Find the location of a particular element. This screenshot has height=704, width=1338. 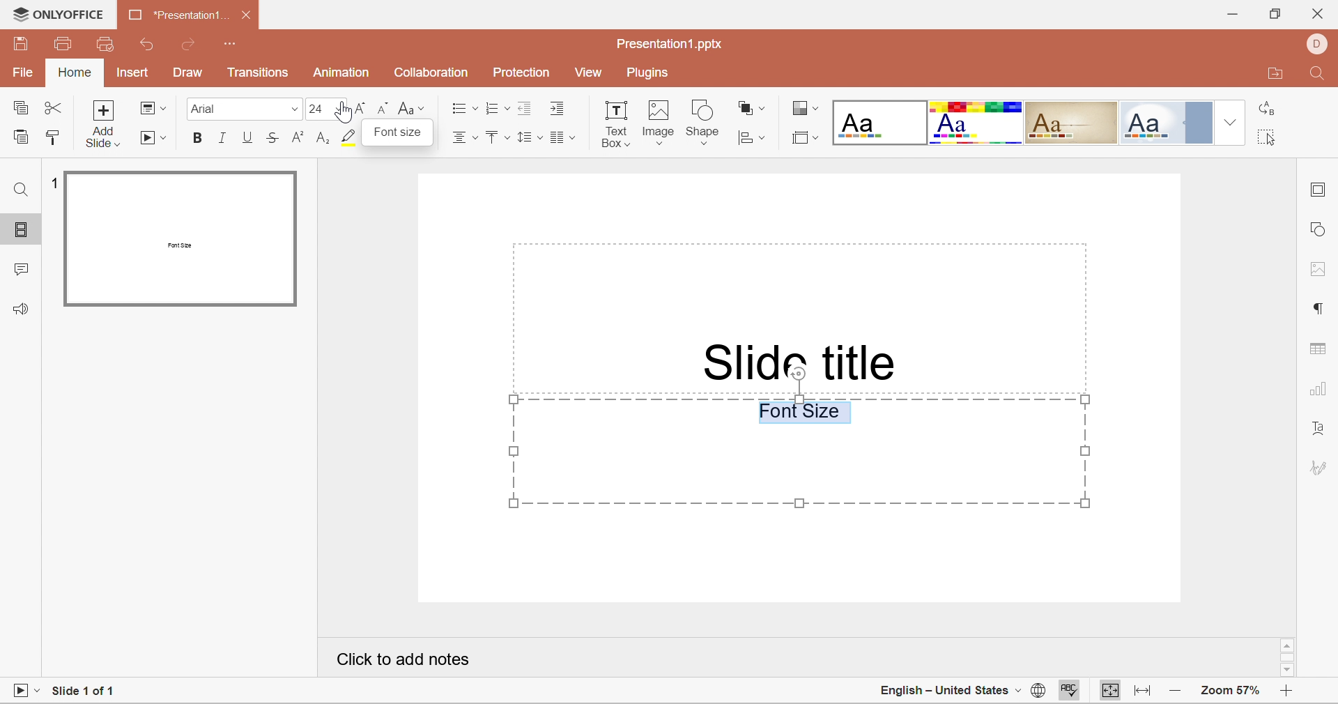

Fit to slide is located at coordinates (1111, 691).